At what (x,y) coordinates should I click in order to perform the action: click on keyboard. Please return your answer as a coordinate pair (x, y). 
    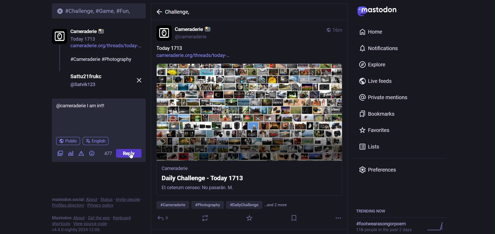
    Looking at the image, I should click on (124, 217).